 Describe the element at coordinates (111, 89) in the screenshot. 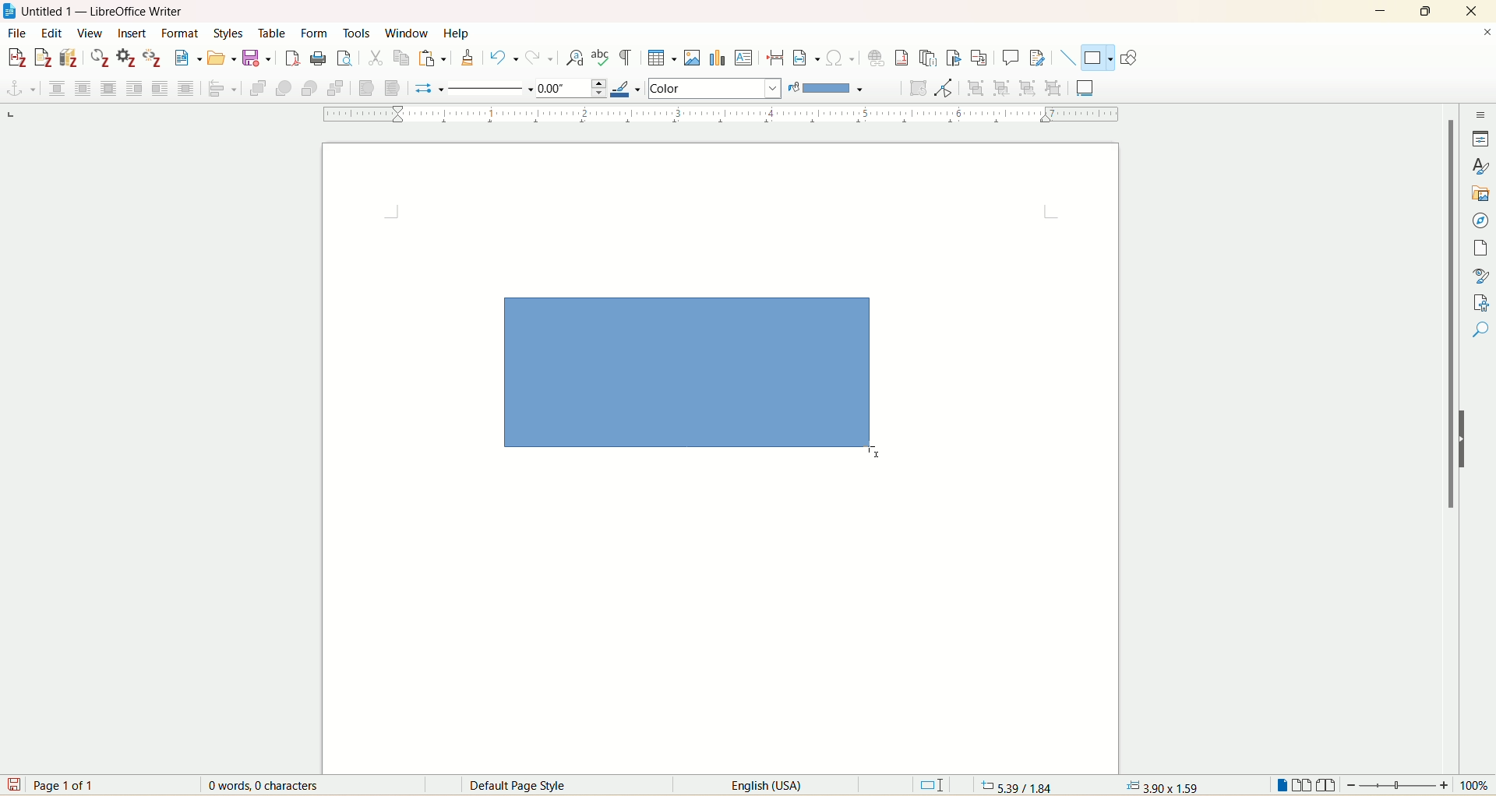

I see `optimal` at that location.